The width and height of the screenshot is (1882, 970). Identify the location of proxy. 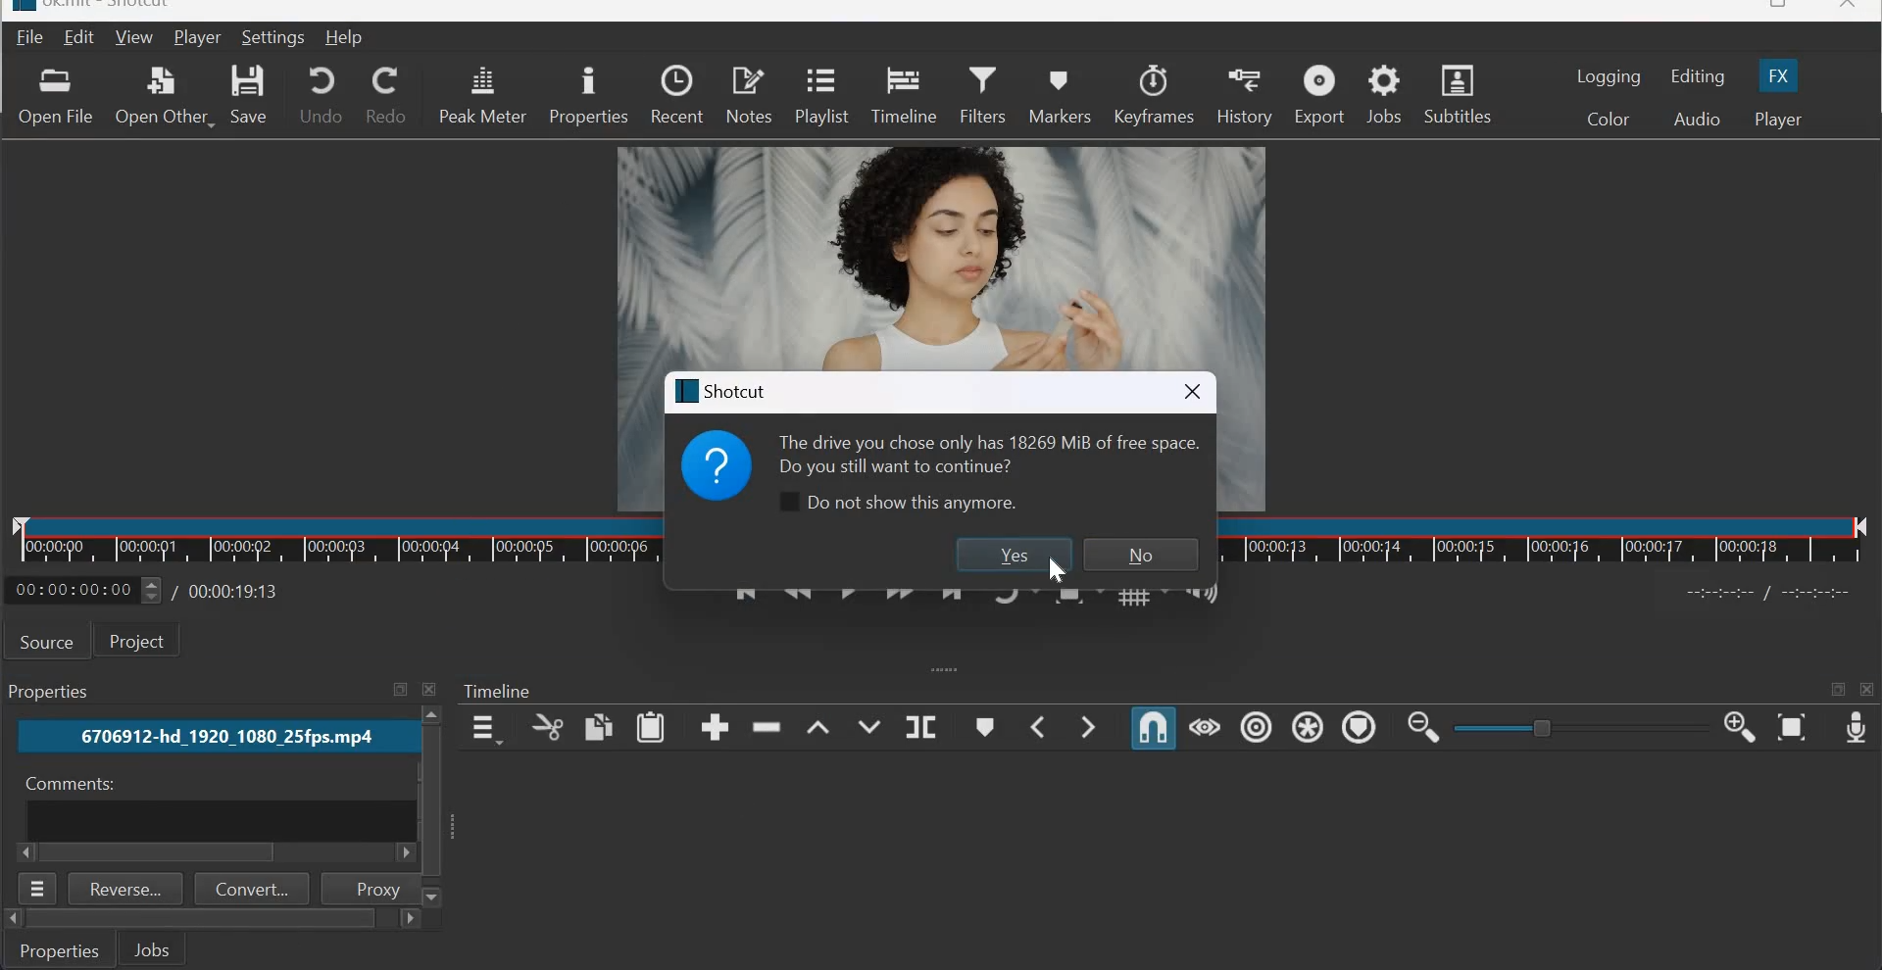
(368, 888).